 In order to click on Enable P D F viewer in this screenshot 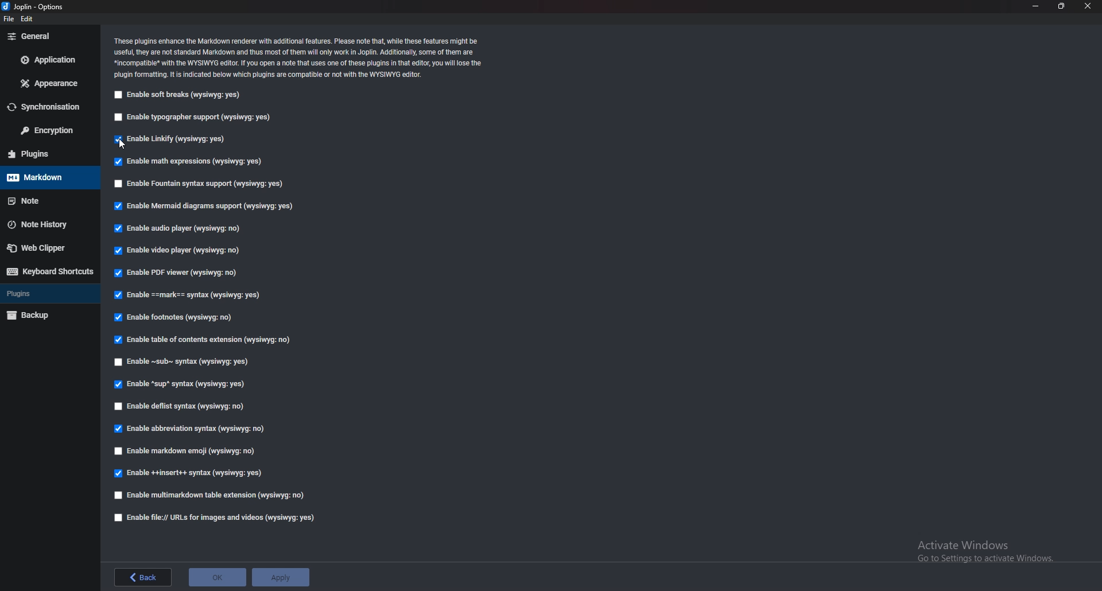, I will do `click(177, 273)`.